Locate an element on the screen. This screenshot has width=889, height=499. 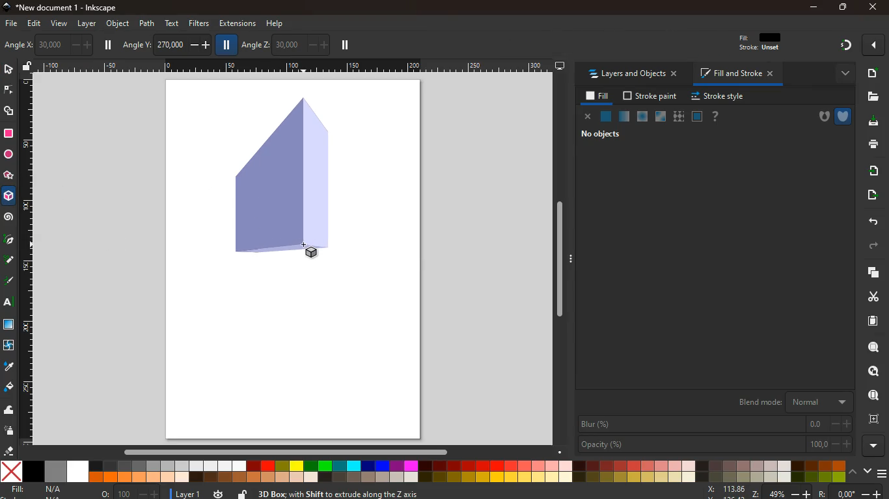
wave is located at coordinates (10, 411).